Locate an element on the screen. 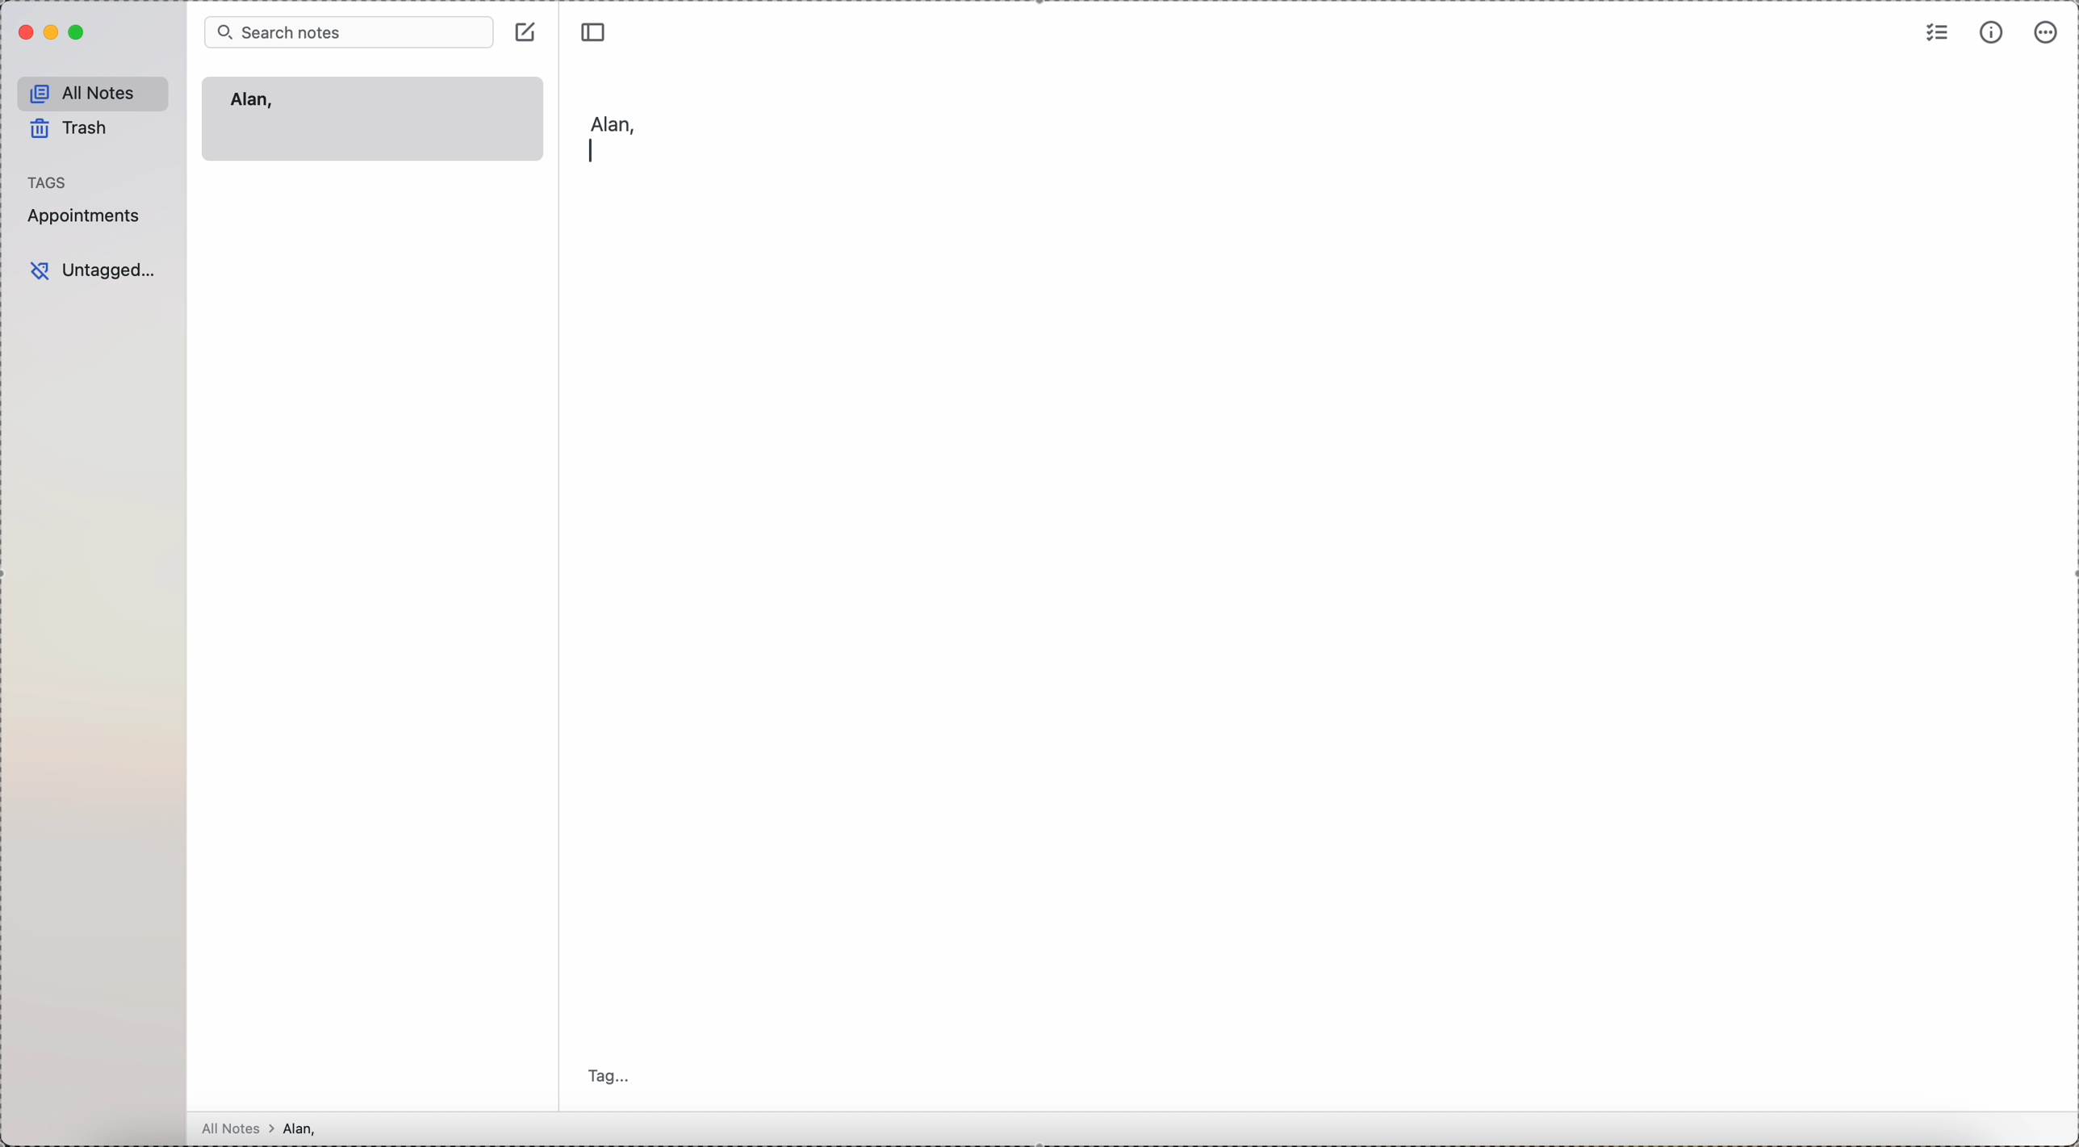  search bar is located at coordinates (349, 31).